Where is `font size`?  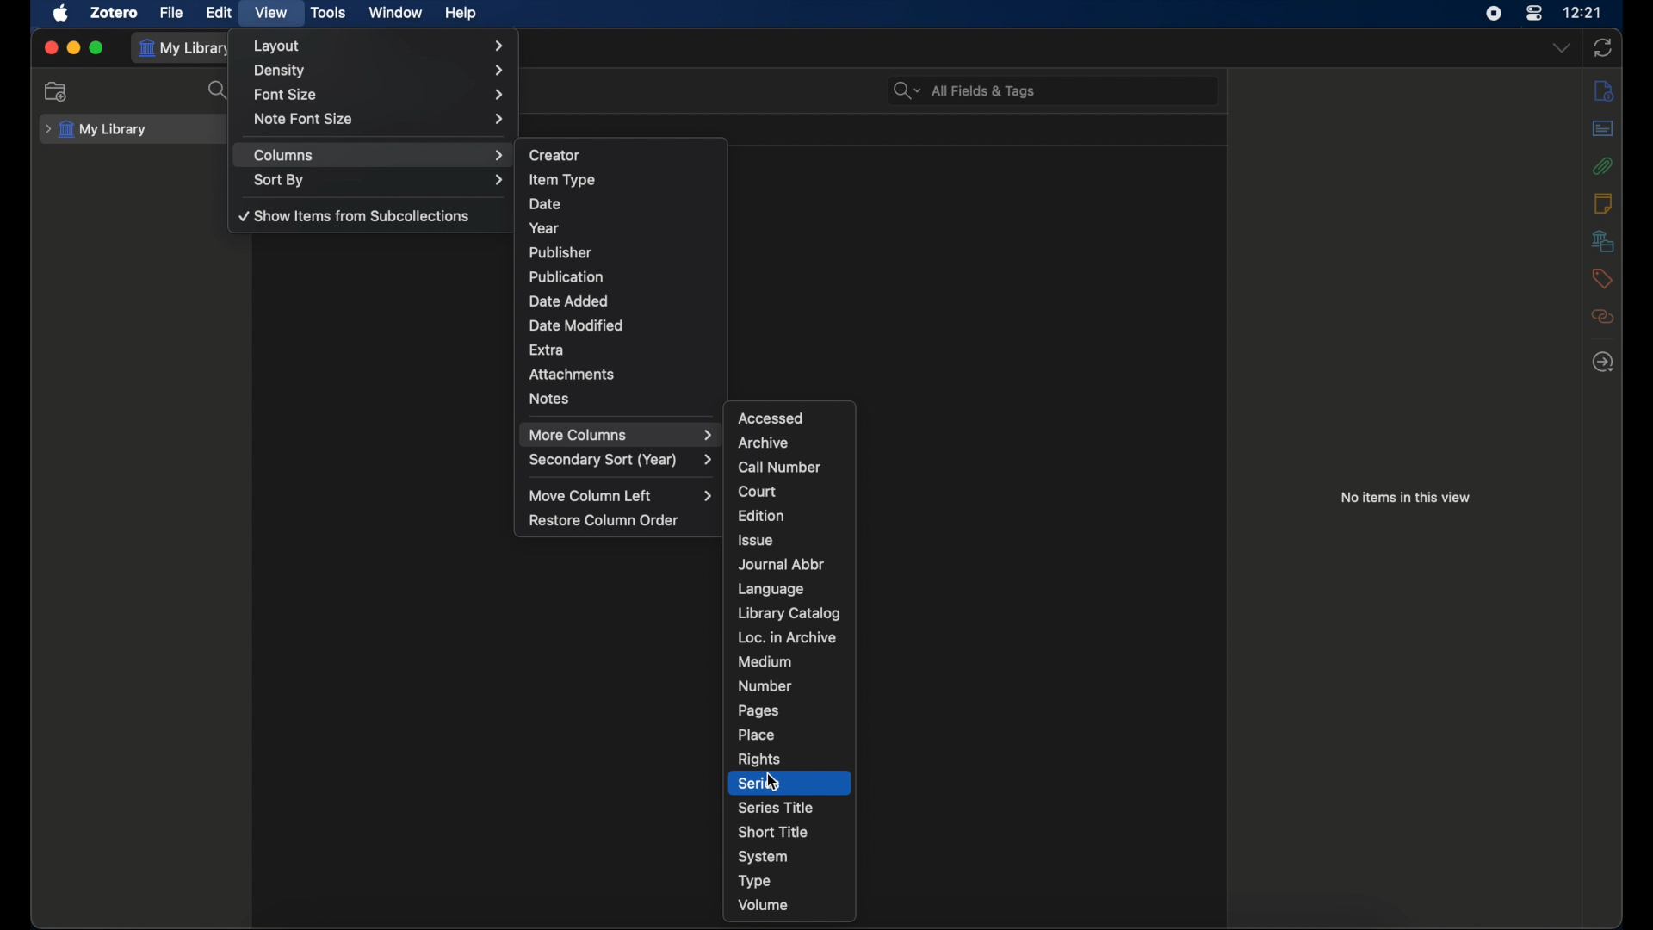
font size is located at coordinates (381, 96).